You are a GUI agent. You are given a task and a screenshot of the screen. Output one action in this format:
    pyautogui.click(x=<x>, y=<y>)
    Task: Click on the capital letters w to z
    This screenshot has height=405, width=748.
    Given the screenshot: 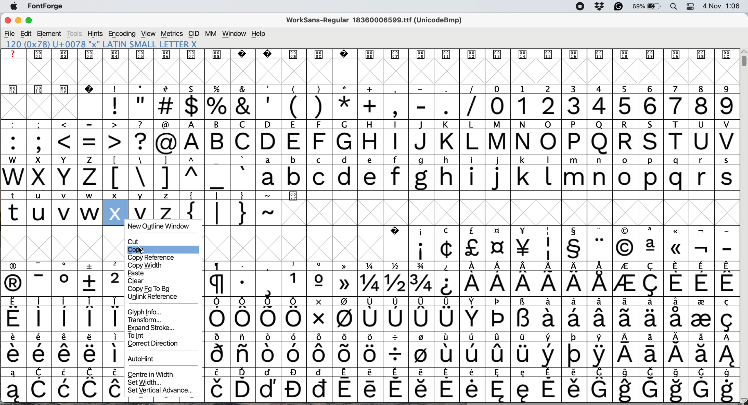 What is the action you would take?
    pyautogui.click(x=50, y=178)
    